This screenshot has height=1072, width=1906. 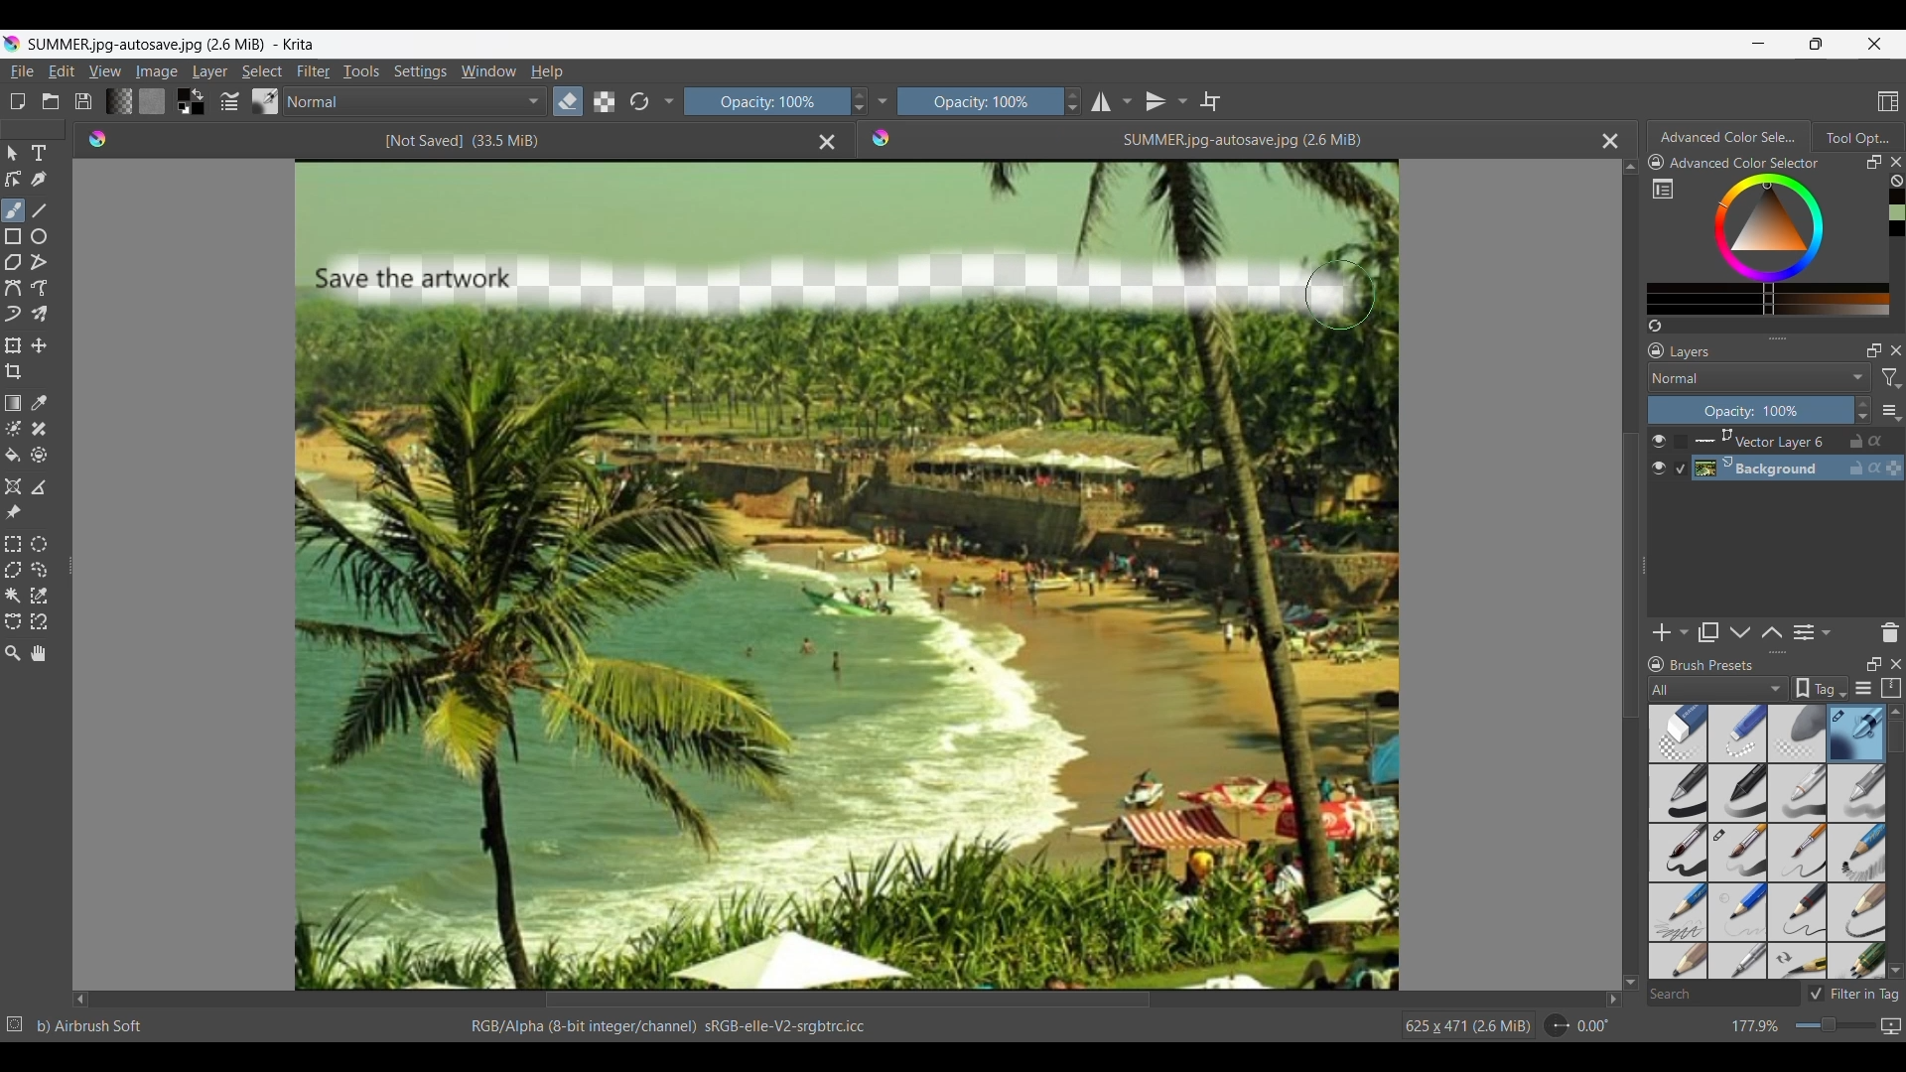 I want to click on Save, so click(x=83, y=101).